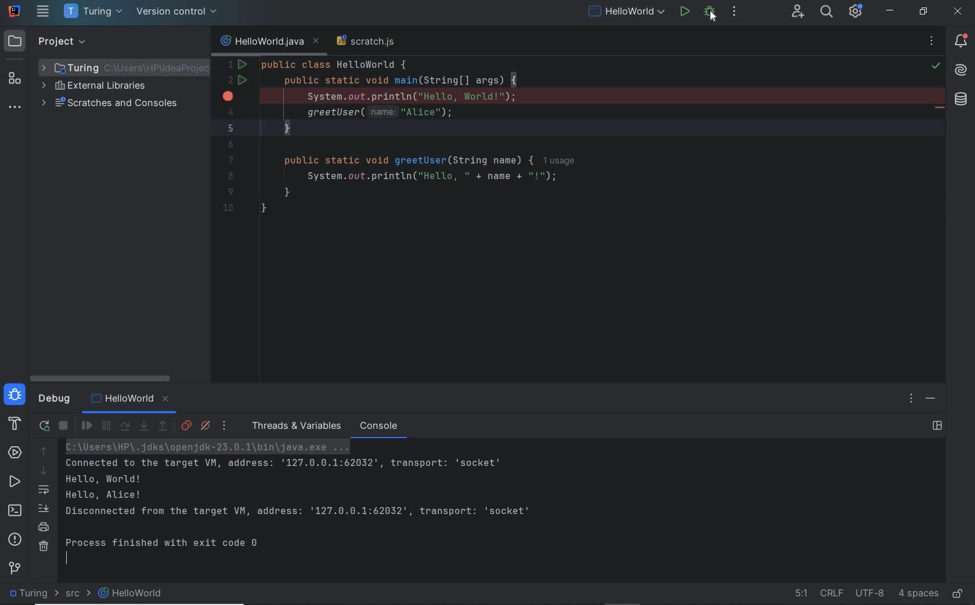 This screenshot has height=605, width=975. What do you see at coordinates (919, 593) in the screenshot?
I see `indent` at bounding box center [919, 593].